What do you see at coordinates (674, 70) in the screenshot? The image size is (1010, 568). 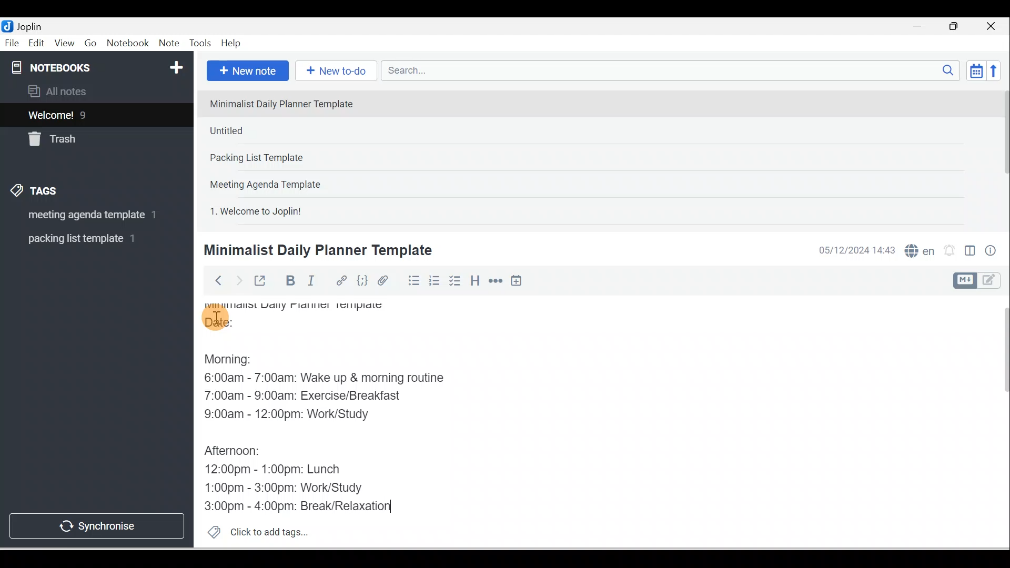 I see `Search bar` at bounding box center [674, 70].